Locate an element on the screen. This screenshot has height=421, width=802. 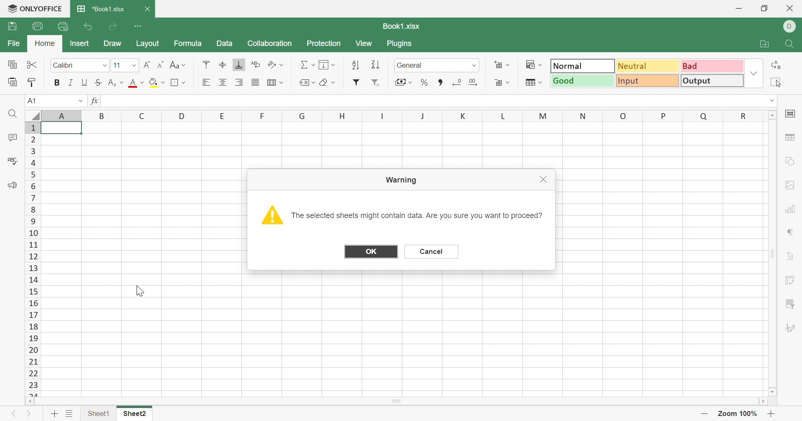
fx is located at coordinates (95, 101).